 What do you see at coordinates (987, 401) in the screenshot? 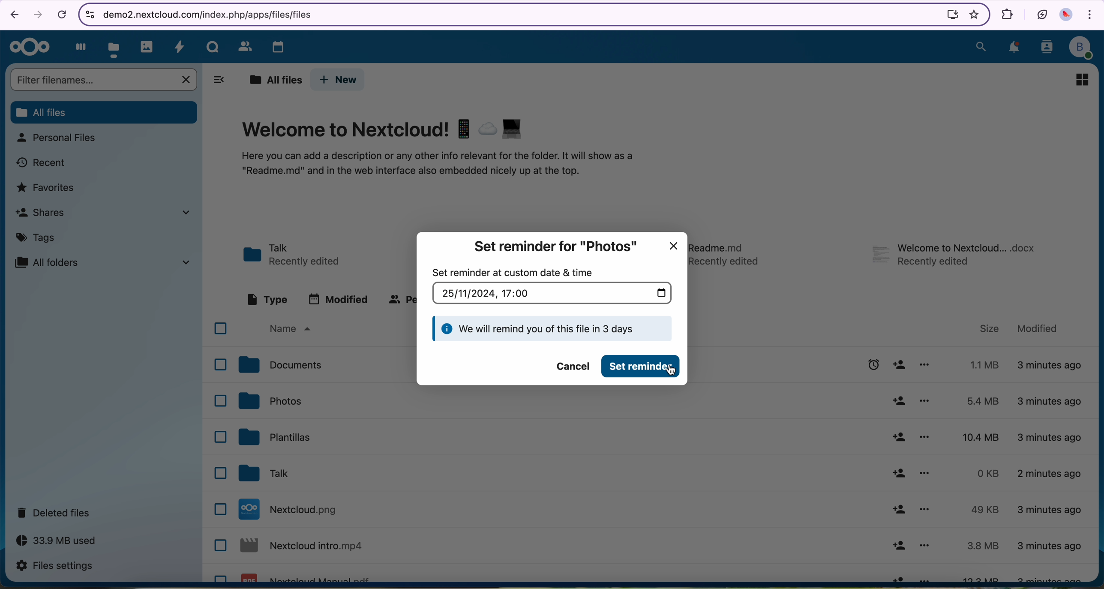
I see `5.4` at bounding box center [987, 401].